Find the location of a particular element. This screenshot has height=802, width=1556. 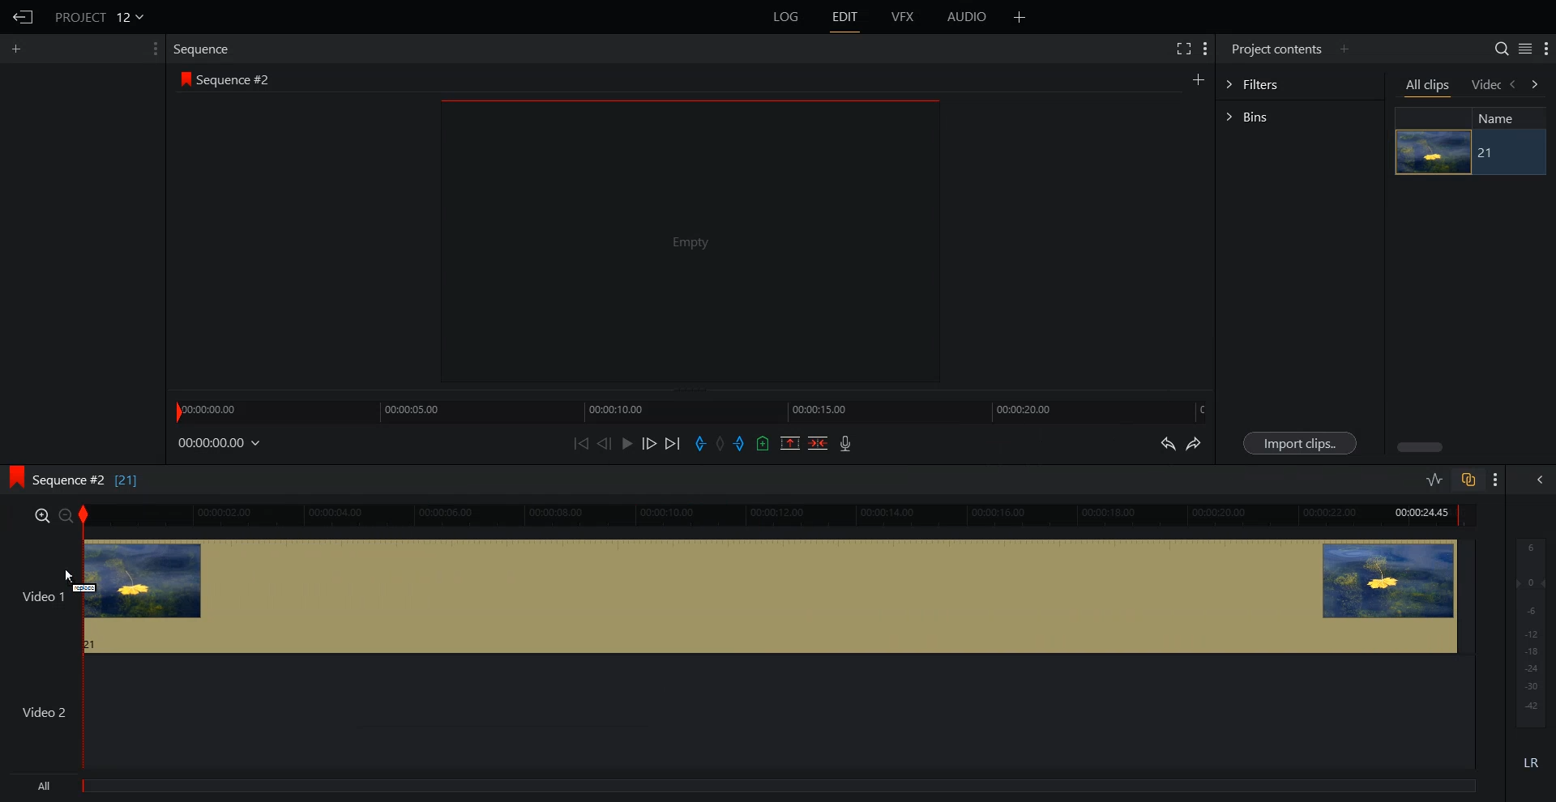

Slider is located at coordinates (691, 410).